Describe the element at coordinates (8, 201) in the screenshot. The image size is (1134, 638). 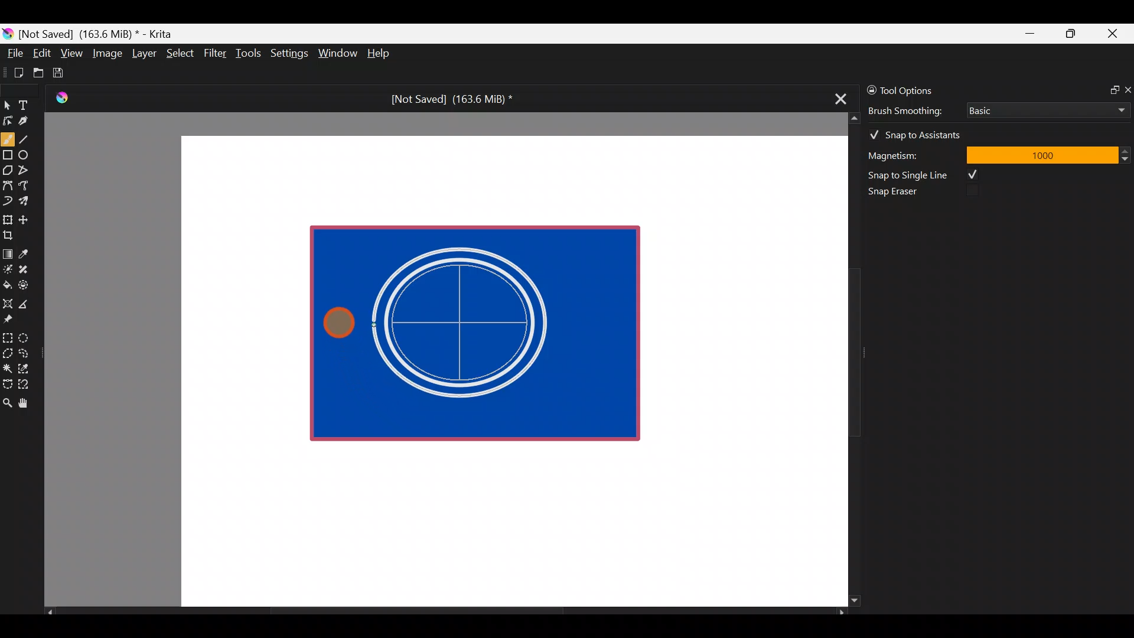
I see `Dynamic brush tool` at that location.